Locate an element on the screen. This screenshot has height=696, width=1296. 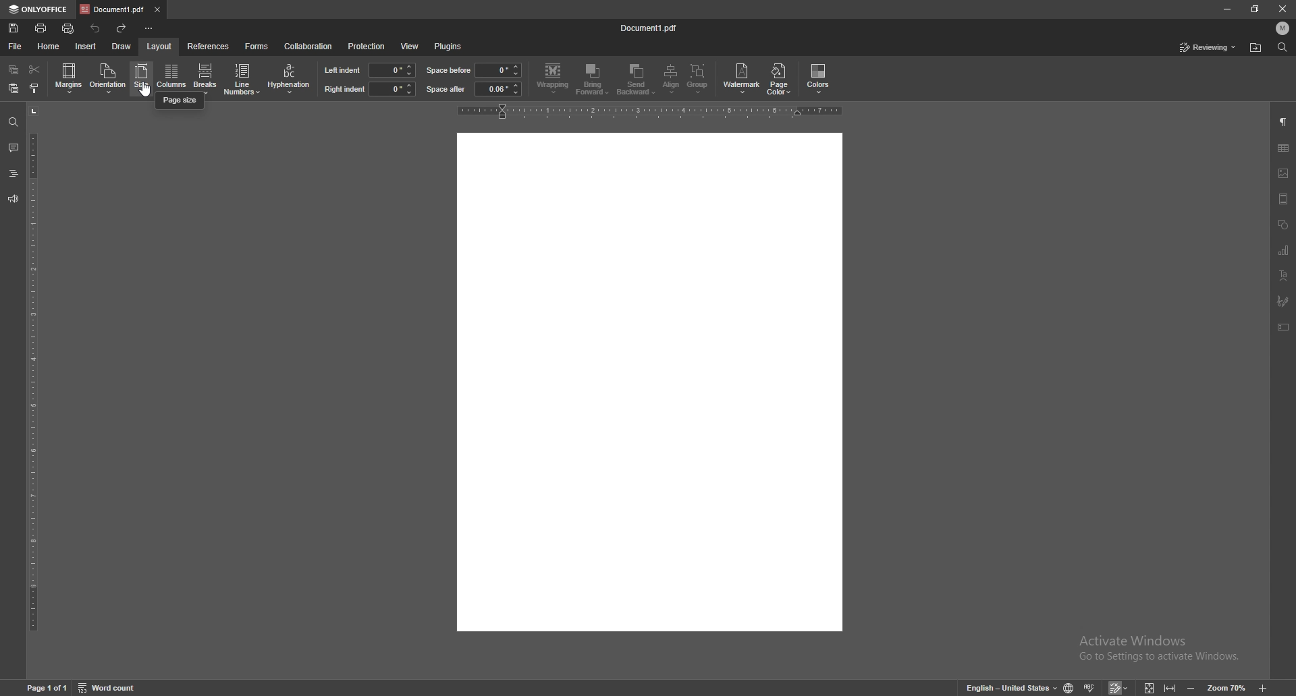
layout is located at coordinates (159, 47).